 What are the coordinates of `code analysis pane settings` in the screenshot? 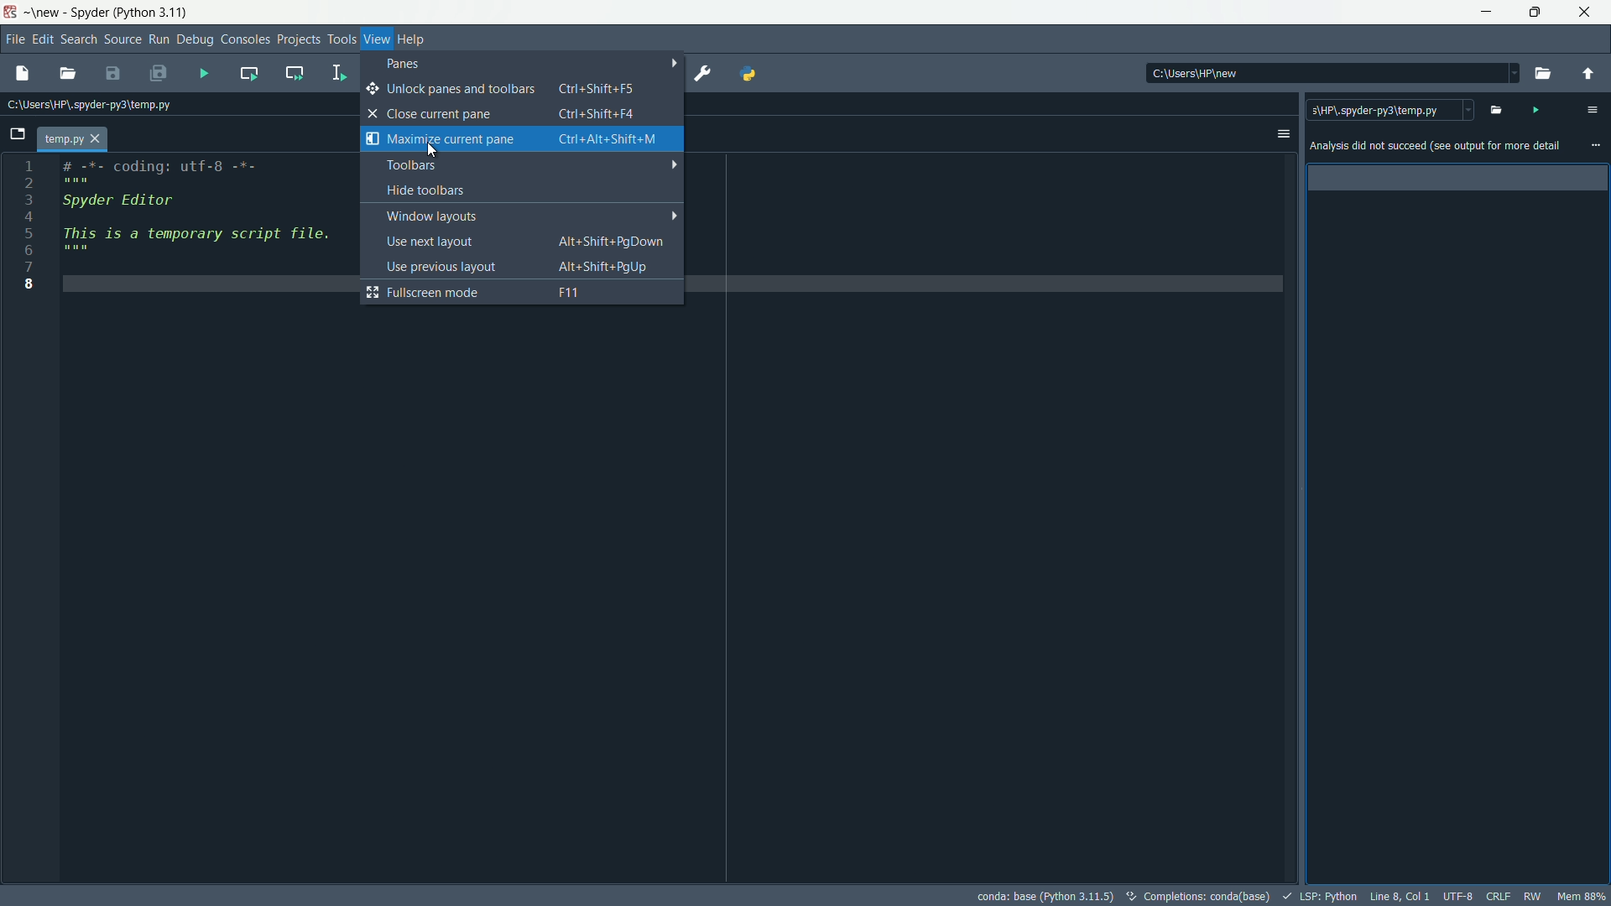 It's located at (1592, 110).